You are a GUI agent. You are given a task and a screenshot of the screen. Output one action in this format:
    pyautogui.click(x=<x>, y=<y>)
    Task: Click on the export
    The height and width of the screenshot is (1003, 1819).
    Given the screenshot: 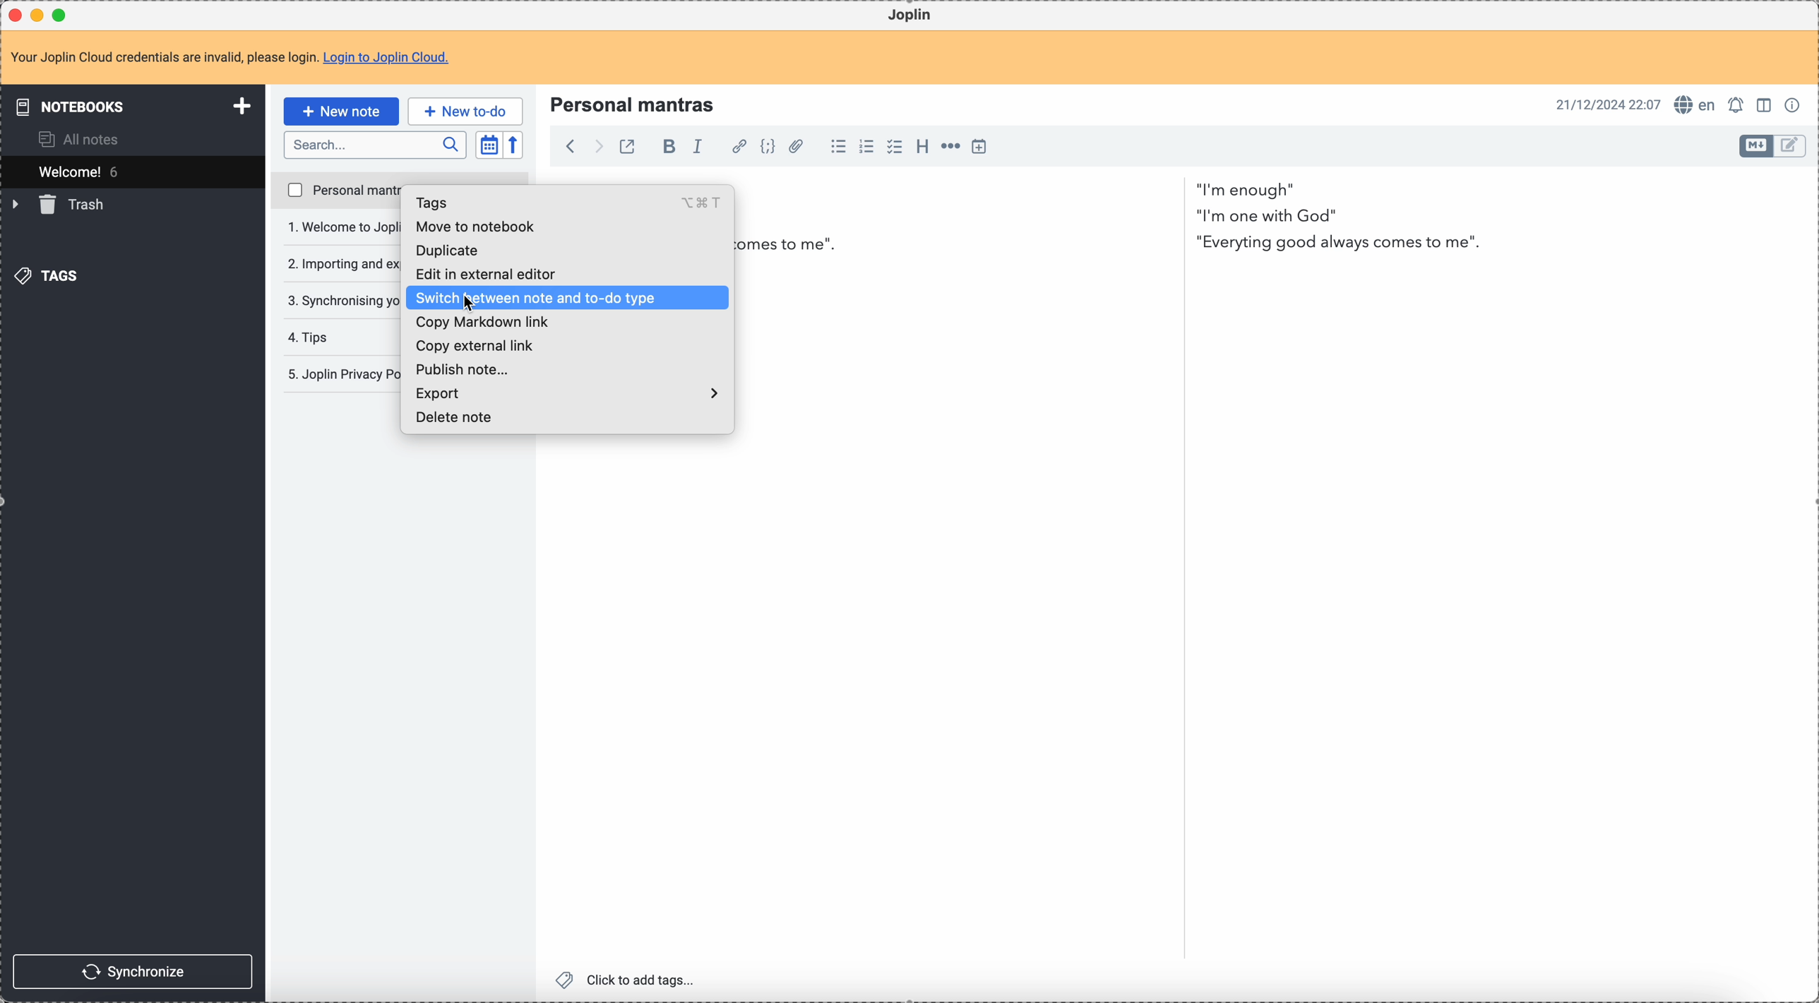 What is the action you would take?
    pyautogui.click(x=568, y=391)
    